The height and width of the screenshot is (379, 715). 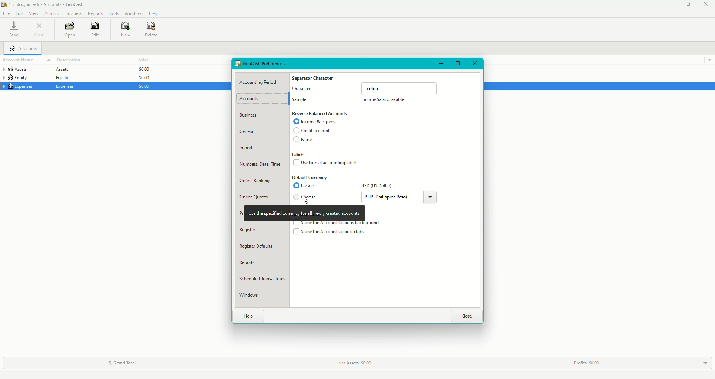 I want to click on Accounts, so click(x=253, y=99).